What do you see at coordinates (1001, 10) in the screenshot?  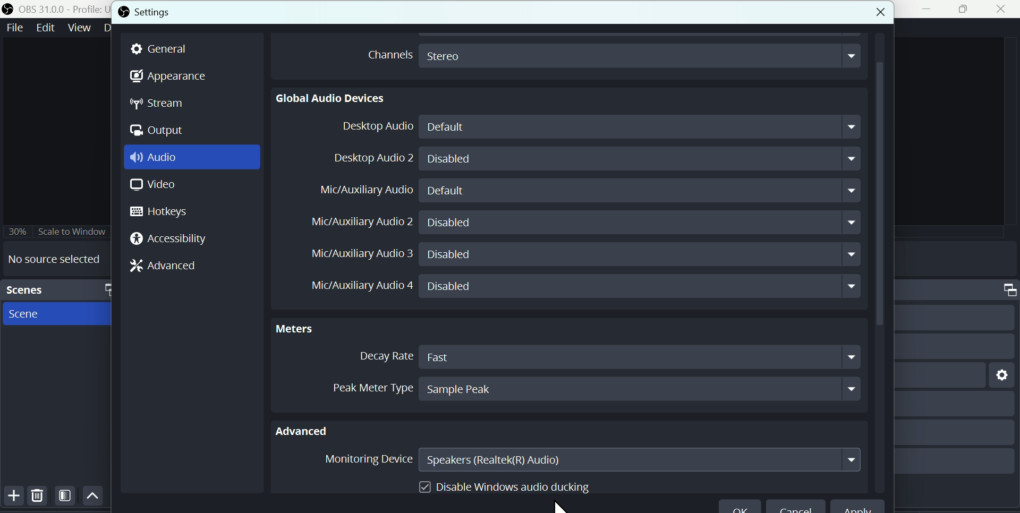 I see `Close` at bounding box center [1001, 10].